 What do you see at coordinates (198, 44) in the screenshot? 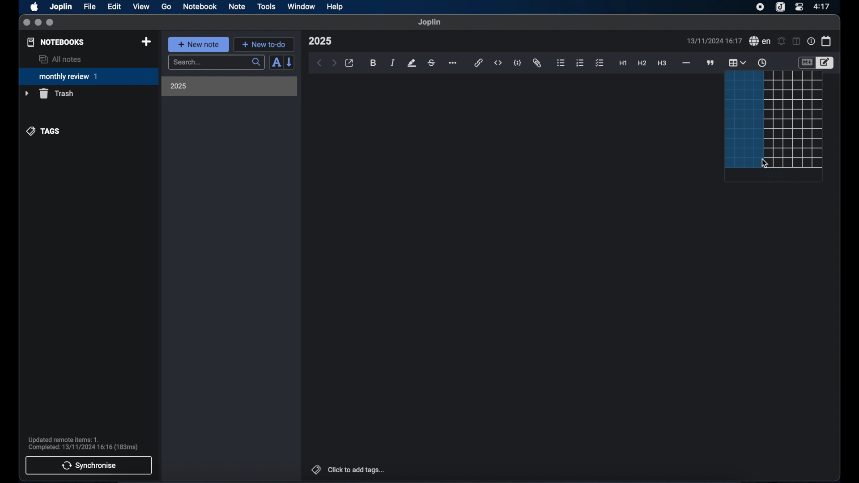
I see `new note` at bounding box center [198, 44].